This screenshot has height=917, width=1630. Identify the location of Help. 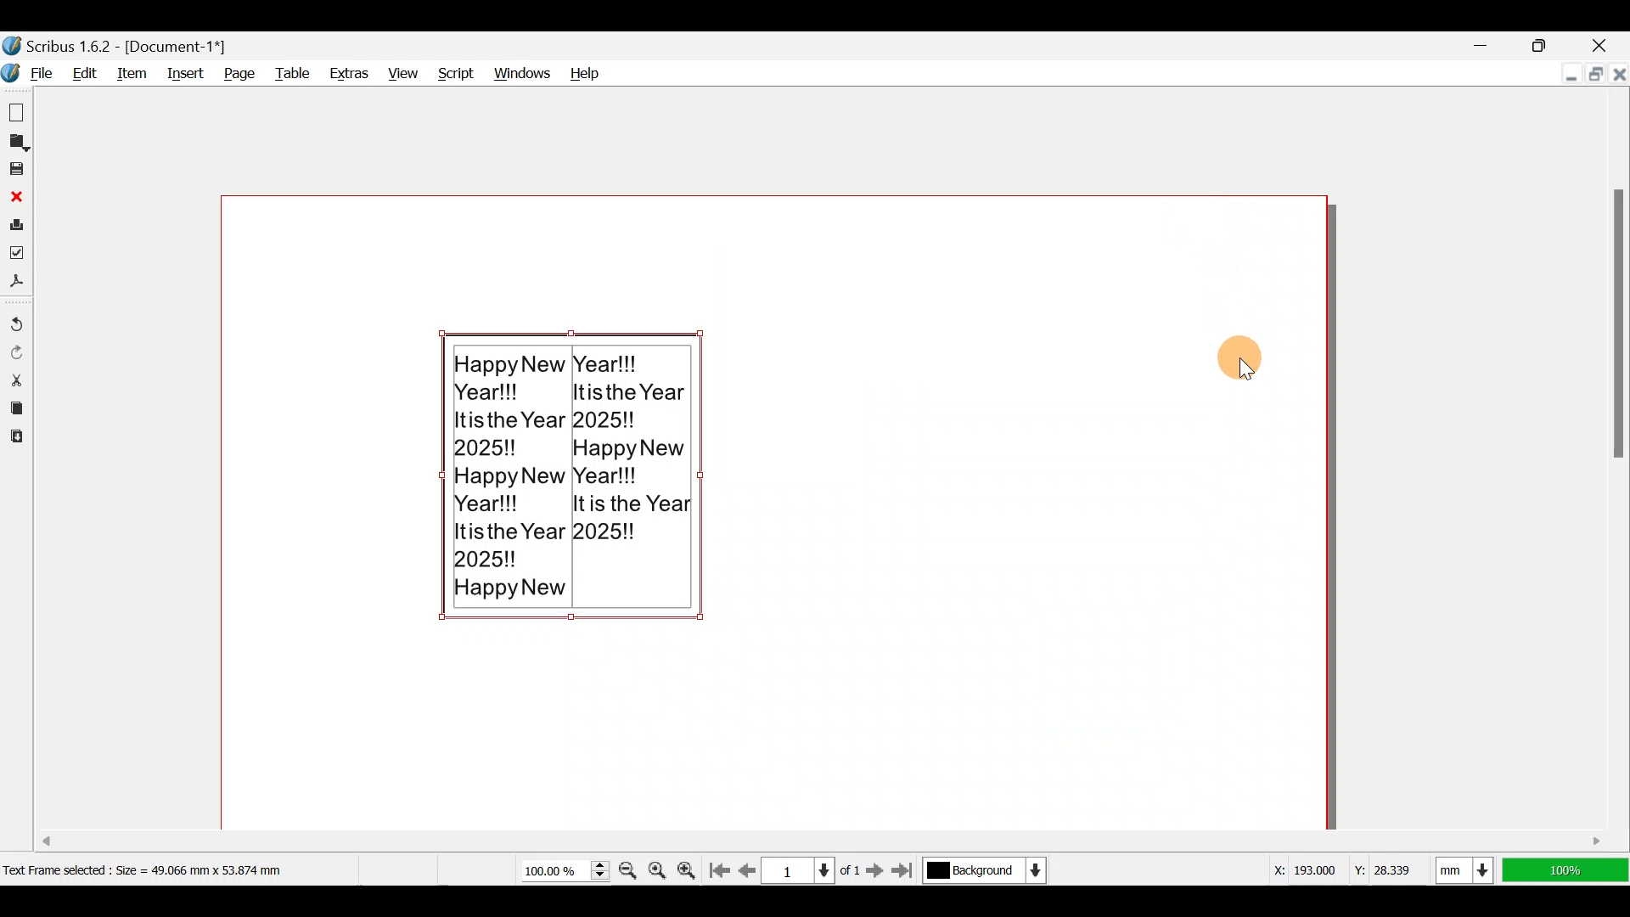
(585, 70).